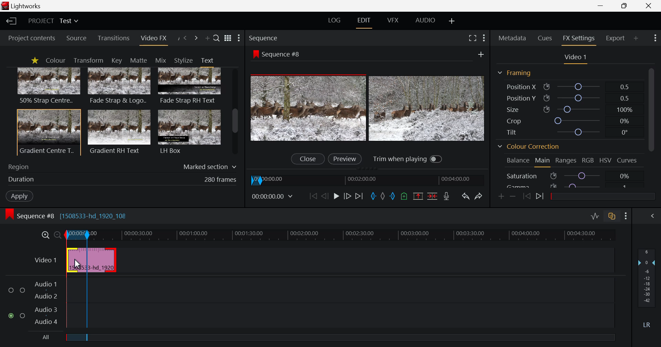 The height and width of the screenshot is (347, 661). What do you see at coordinates (543, 161) in the screenshot?
I see `Main Tab Open` at bounding box center [543, 161].